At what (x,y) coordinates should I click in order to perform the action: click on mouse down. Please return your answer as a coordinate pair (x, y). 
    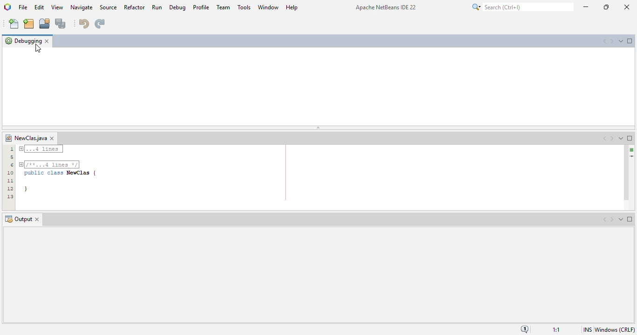
    Looking at the image, I should click on (38, 48).